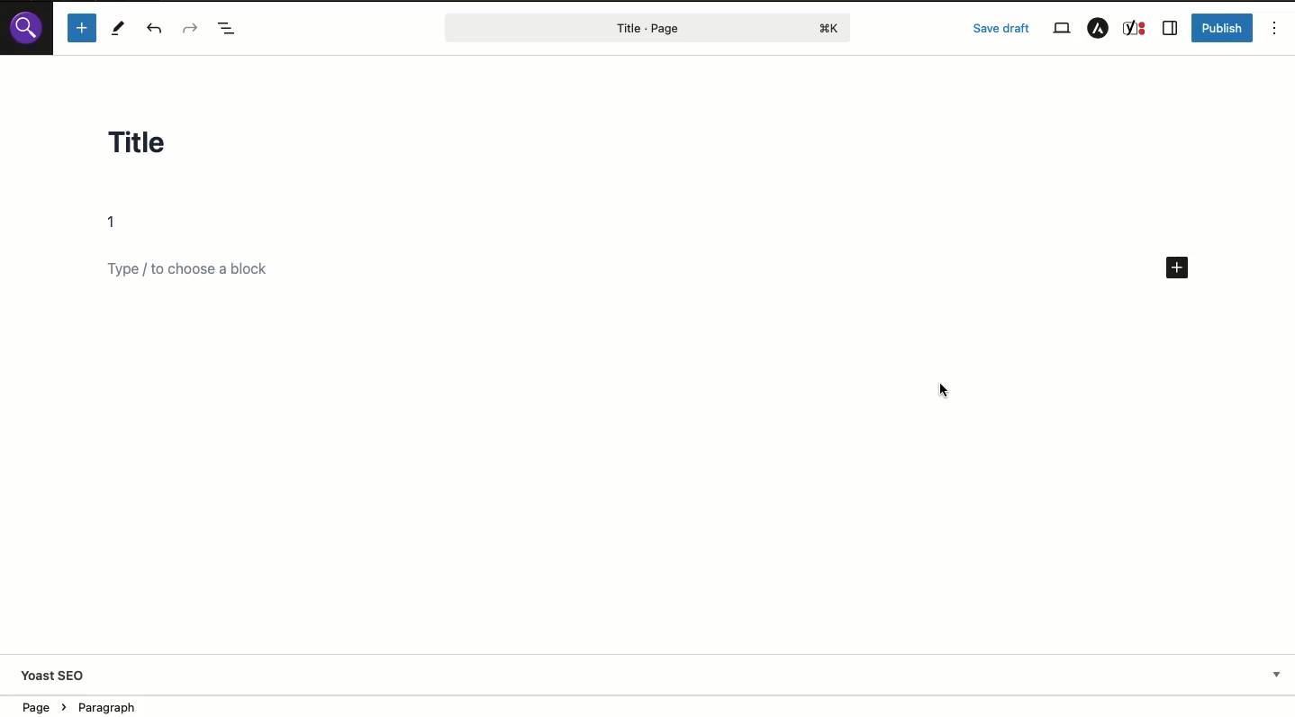  What do you see at coordinates (1170, 29) in the screenshot?
I see `Sidebar` at bounding box center [1170, 29].